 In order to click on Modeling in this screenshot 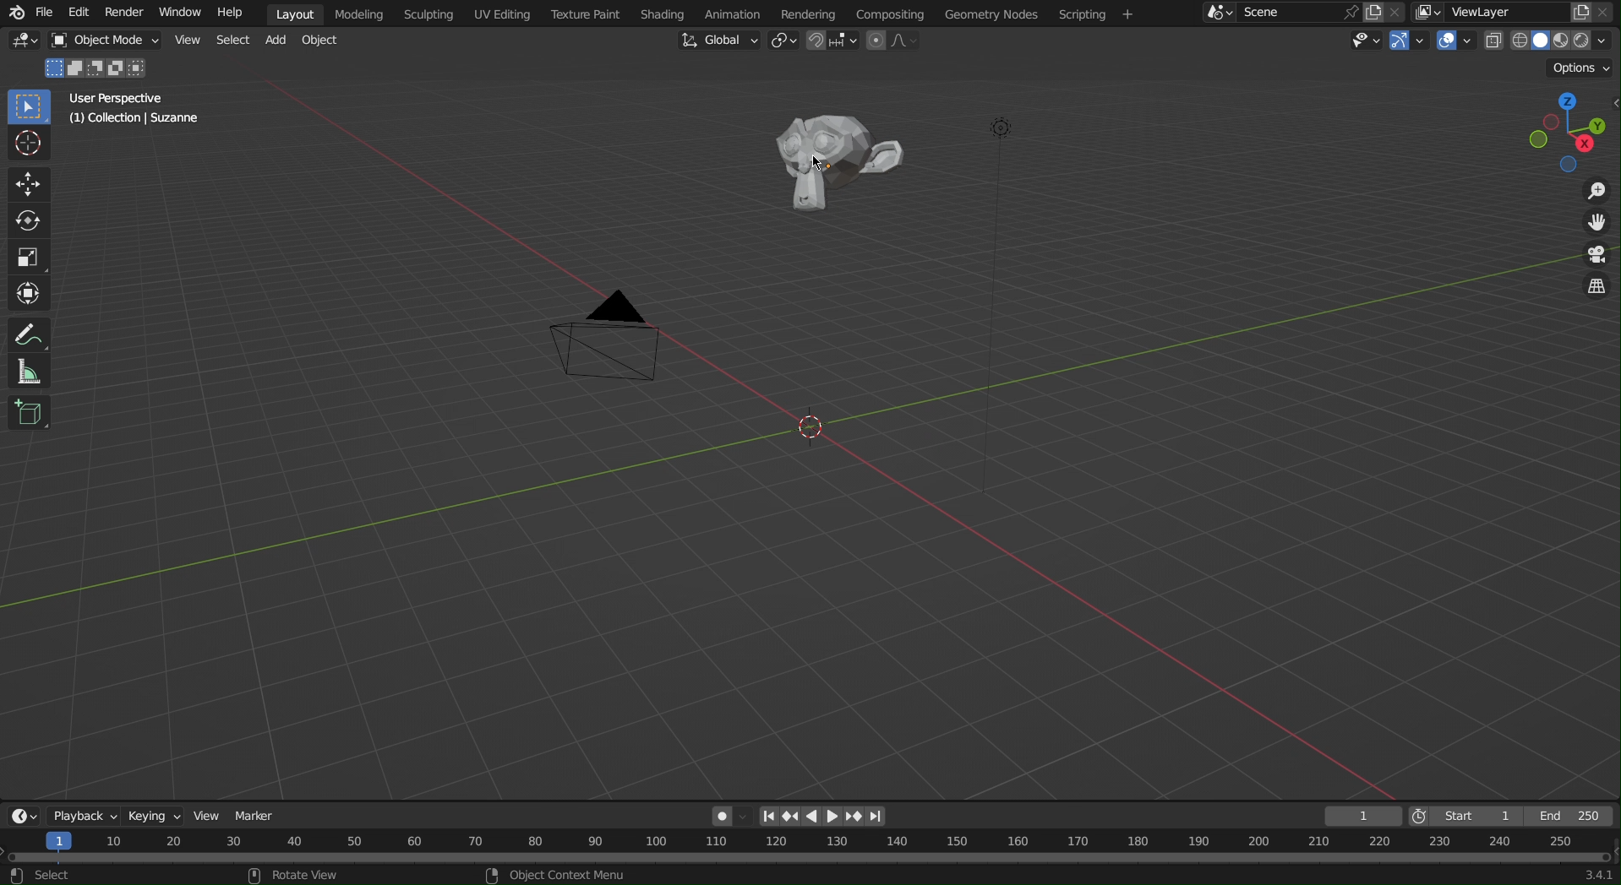, I will do `click(357, 13)`.